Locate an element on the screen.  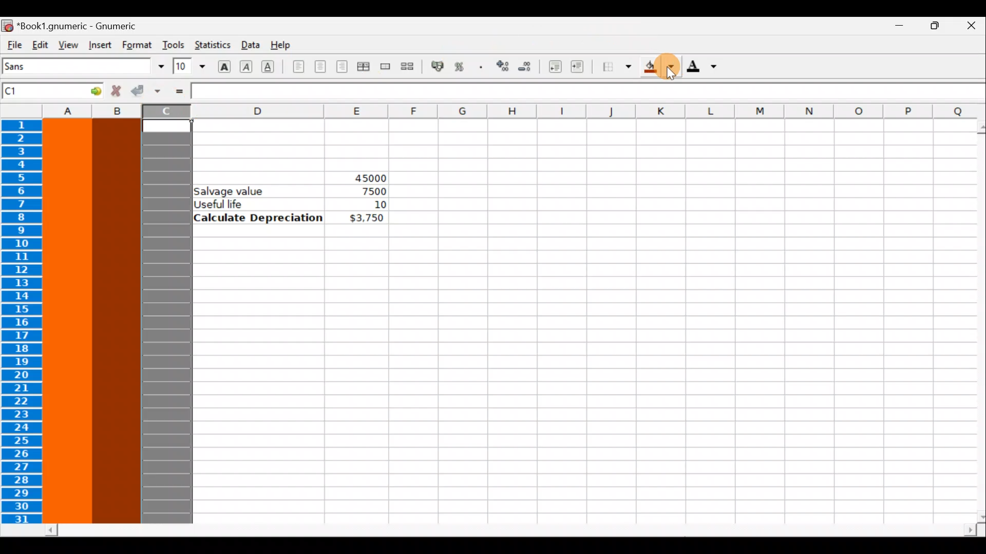
Decrease indent, align contents to the left is located at coordinates (552, 67).